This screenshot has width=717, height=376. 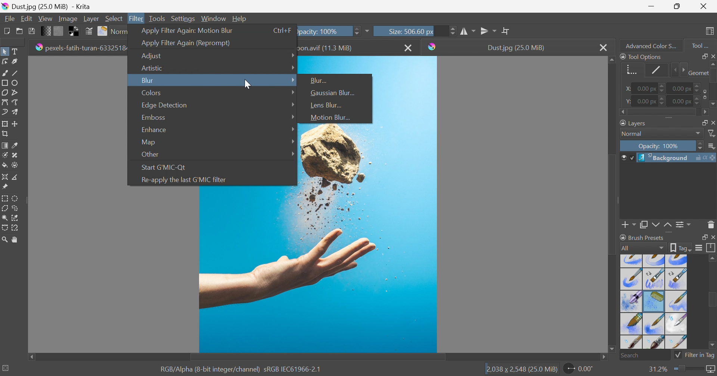 What do you see at coordinates (677, 6) in the screenshot?
I see `Restore Down` at bounding box center [677, 6].